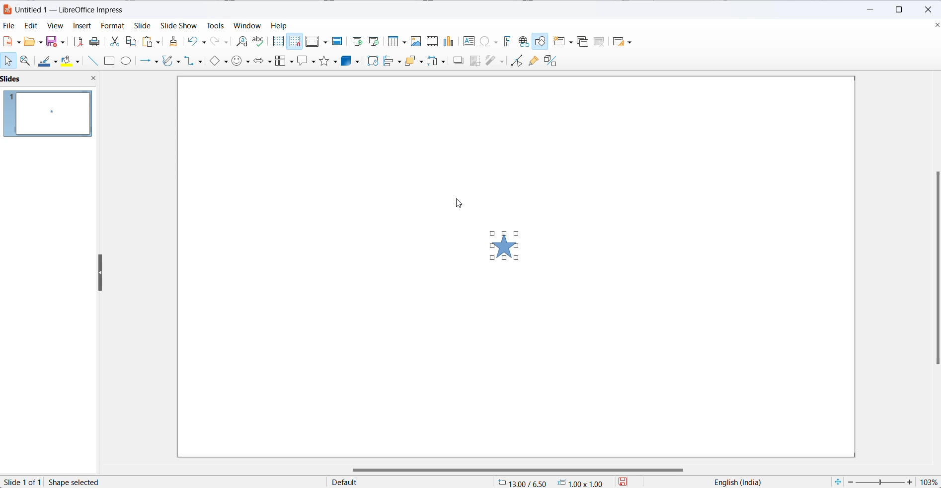  Describe the element at coordinates (73, 61) in the screenshot. I see `fill color` at that location.